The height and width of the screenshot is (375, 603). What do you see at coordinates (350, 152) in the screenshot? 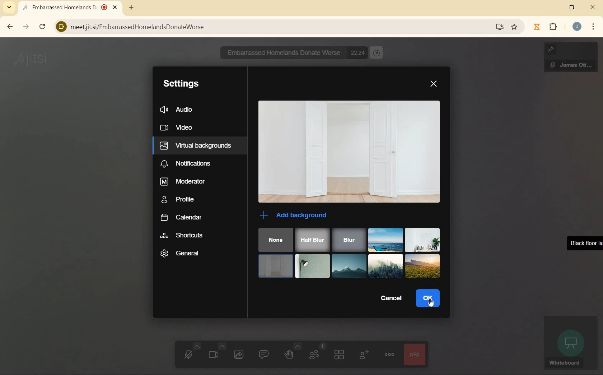
I see `Preview: white empty room added` at bounding box center [350, 152].